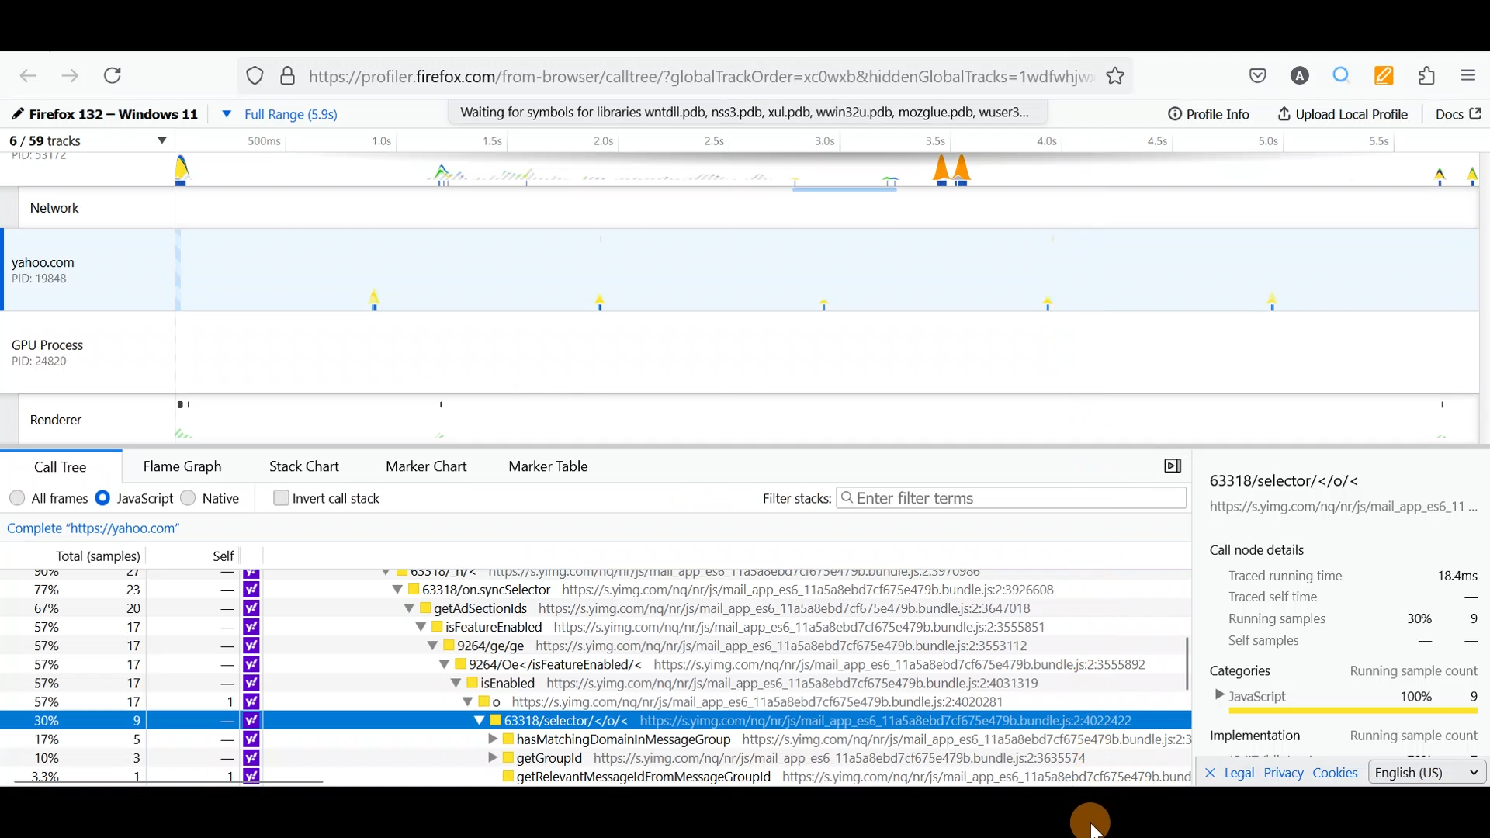 The image size is (1490, 838). I want to click on GPU Process
PID: 24820, so click(64, 350).